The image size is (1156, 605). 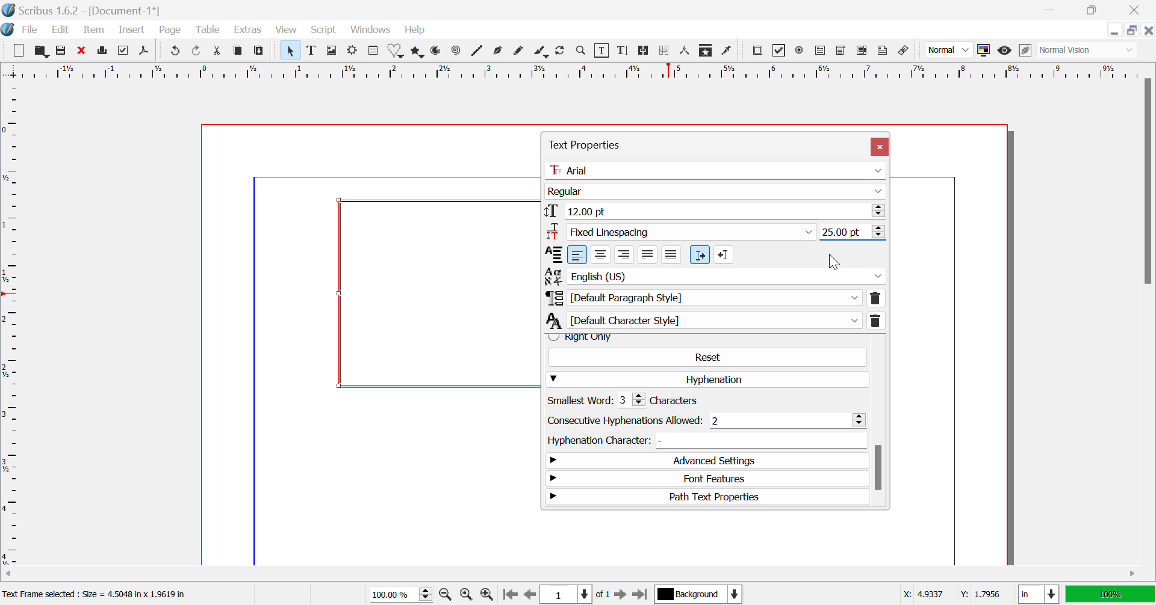 What do you see at coordinates (577, 255) in the screenshot?
I see `left align` at bounding box center [577, 255].